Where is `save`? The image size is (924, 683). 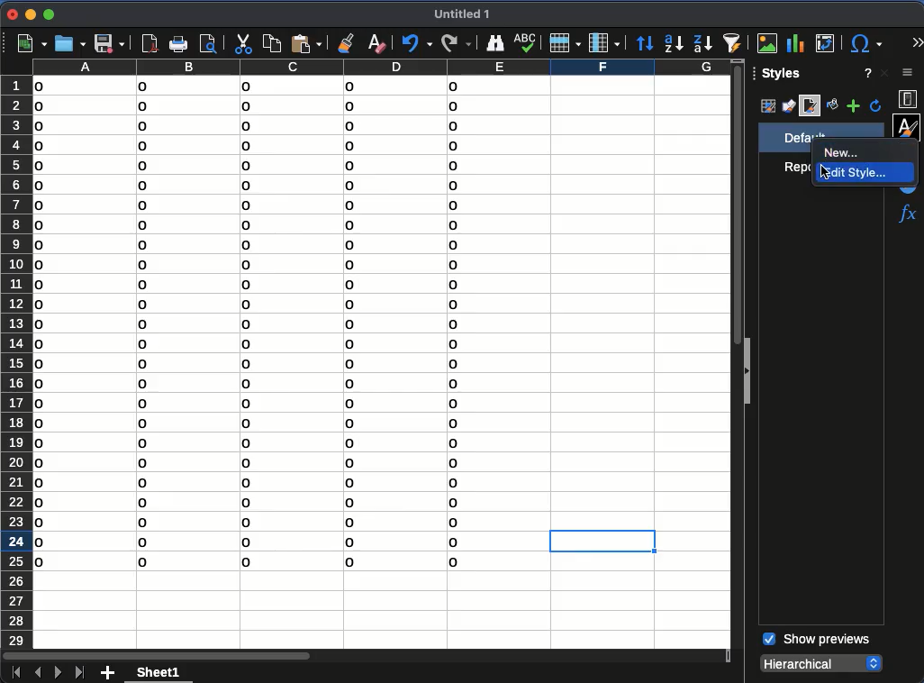 save is located at coordinates (108, 44).